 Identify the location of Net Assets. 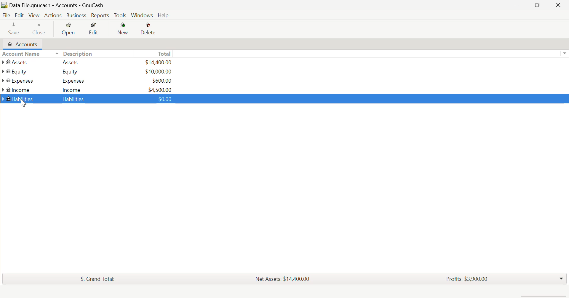
(284, 279).